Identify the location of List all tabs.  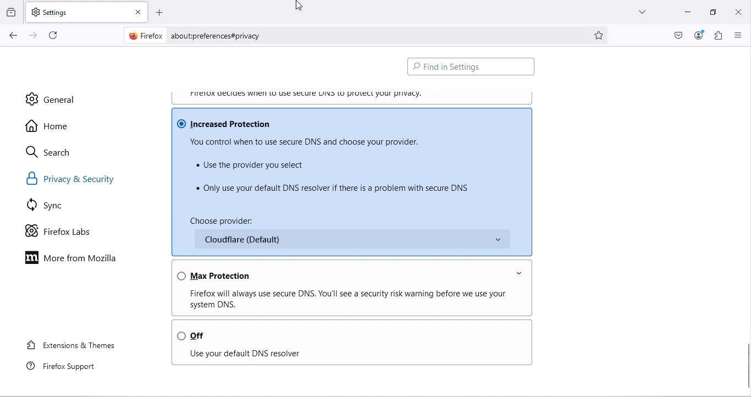
(642, 14).